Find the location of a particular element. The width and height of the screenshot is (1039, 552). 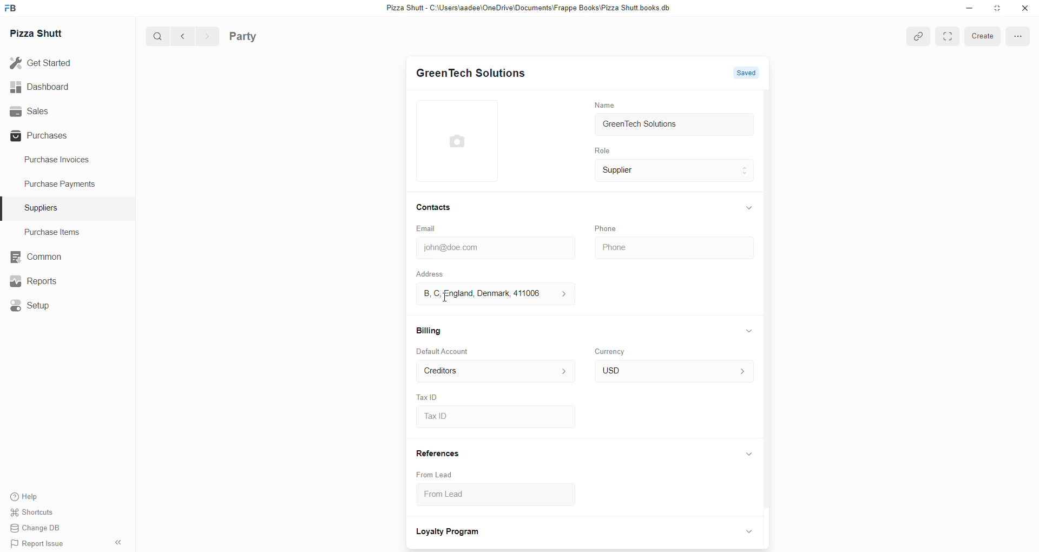

Default Account is located at coordinates (444, 352).